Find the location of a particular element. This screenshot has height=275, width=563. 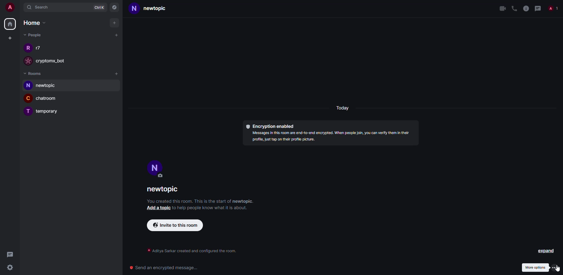

add is located at coordinates (117, 75).